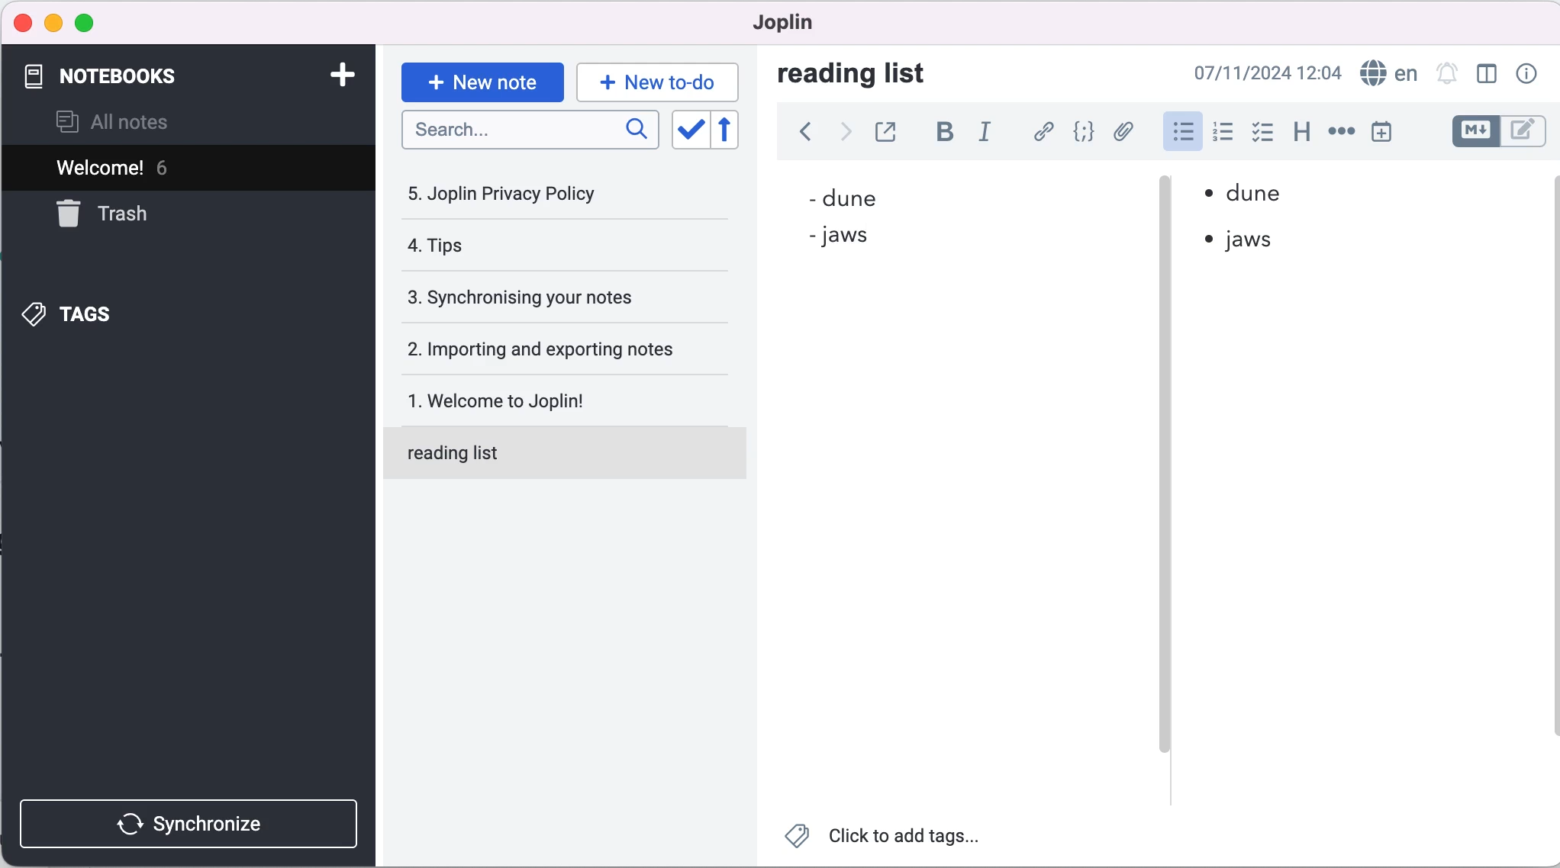  Describe the element at coordinates (945, 131) in the screenshot. I see `bold` at that location.